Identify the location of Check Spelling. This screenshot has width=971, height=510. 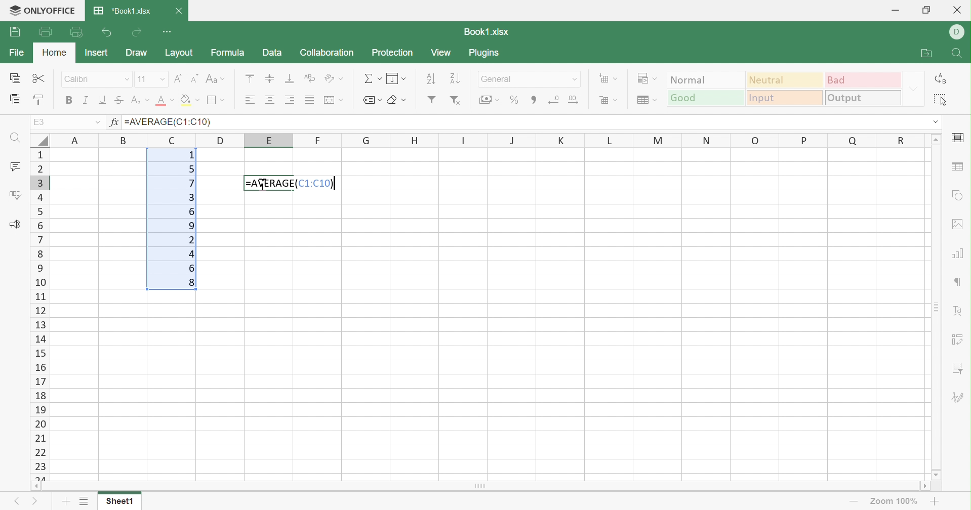
(15, 194).